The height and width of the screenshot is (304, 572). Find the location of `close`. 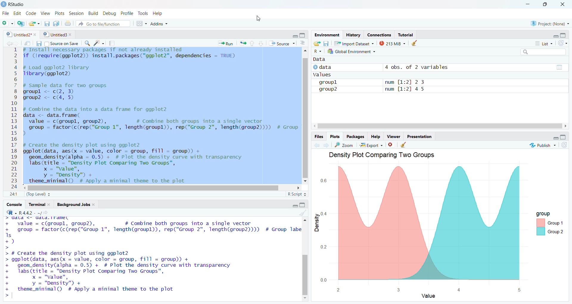

close is located at coordinates (392, 144).